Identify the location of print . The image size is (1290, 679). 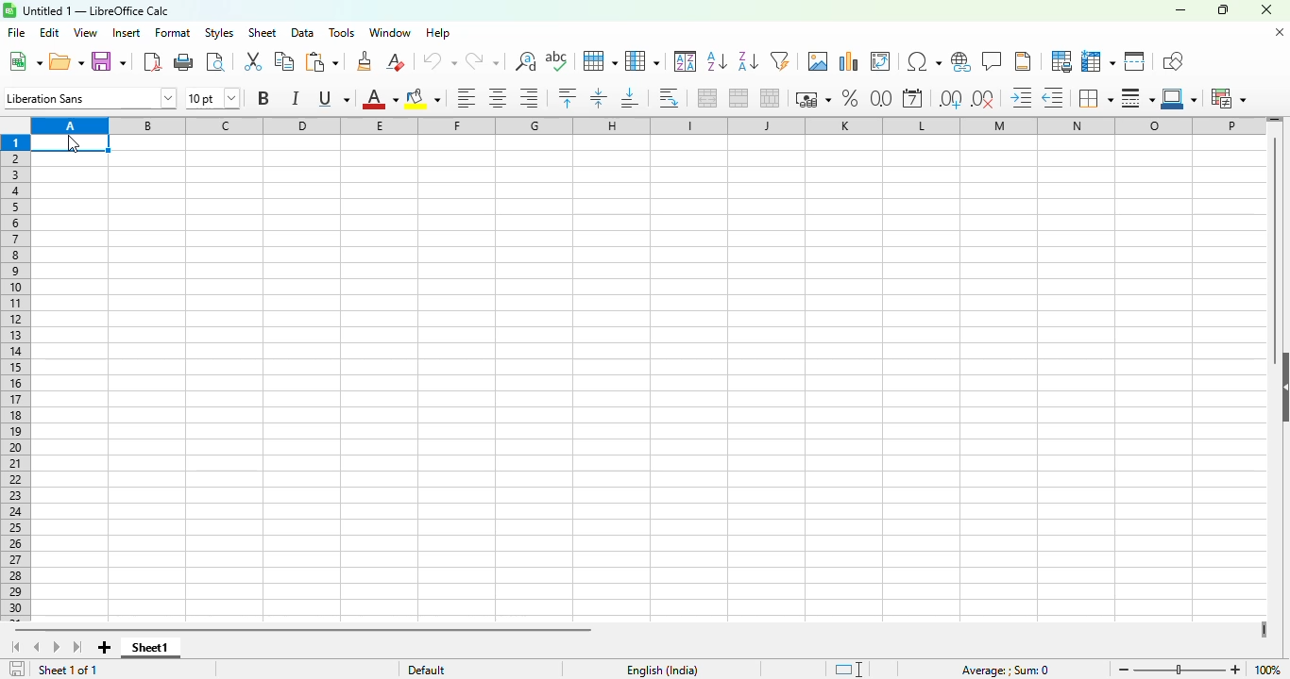
(185, 62).